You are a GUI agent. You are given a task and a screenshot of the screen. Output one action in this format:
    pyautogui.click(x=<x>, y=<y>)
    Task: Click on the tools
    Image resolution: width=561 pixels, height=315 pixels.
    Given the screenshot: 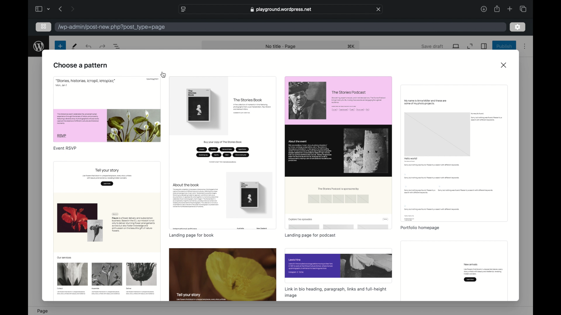 What is the action you would take?
    pyautogui.click(x=75, y=46)
    